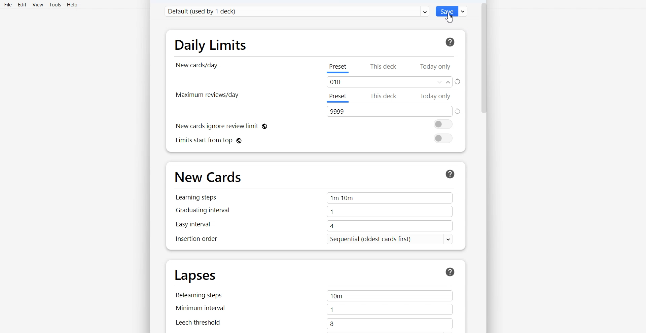  What do you see at coordinates (54, 5) in the screenshot?
I see `Tools` at bounding box center [54, 5].